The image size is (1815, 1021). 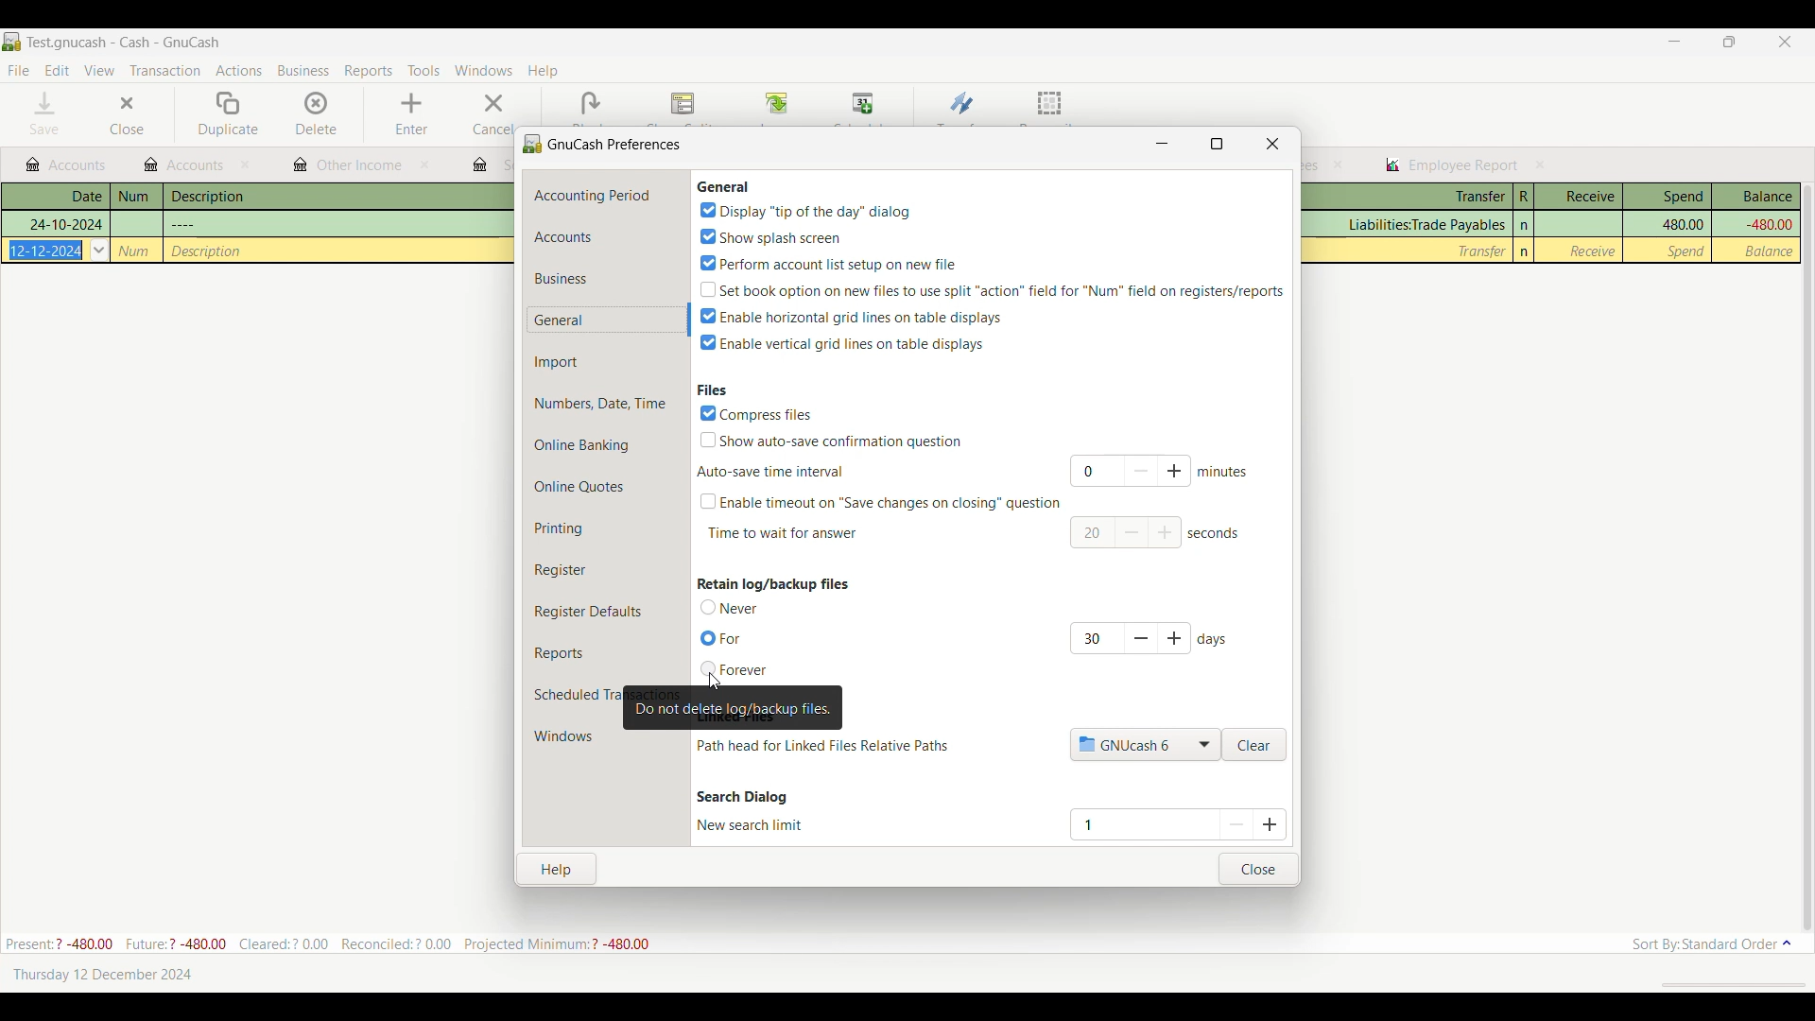 I want to click on Register, so click(x=605, y=570).